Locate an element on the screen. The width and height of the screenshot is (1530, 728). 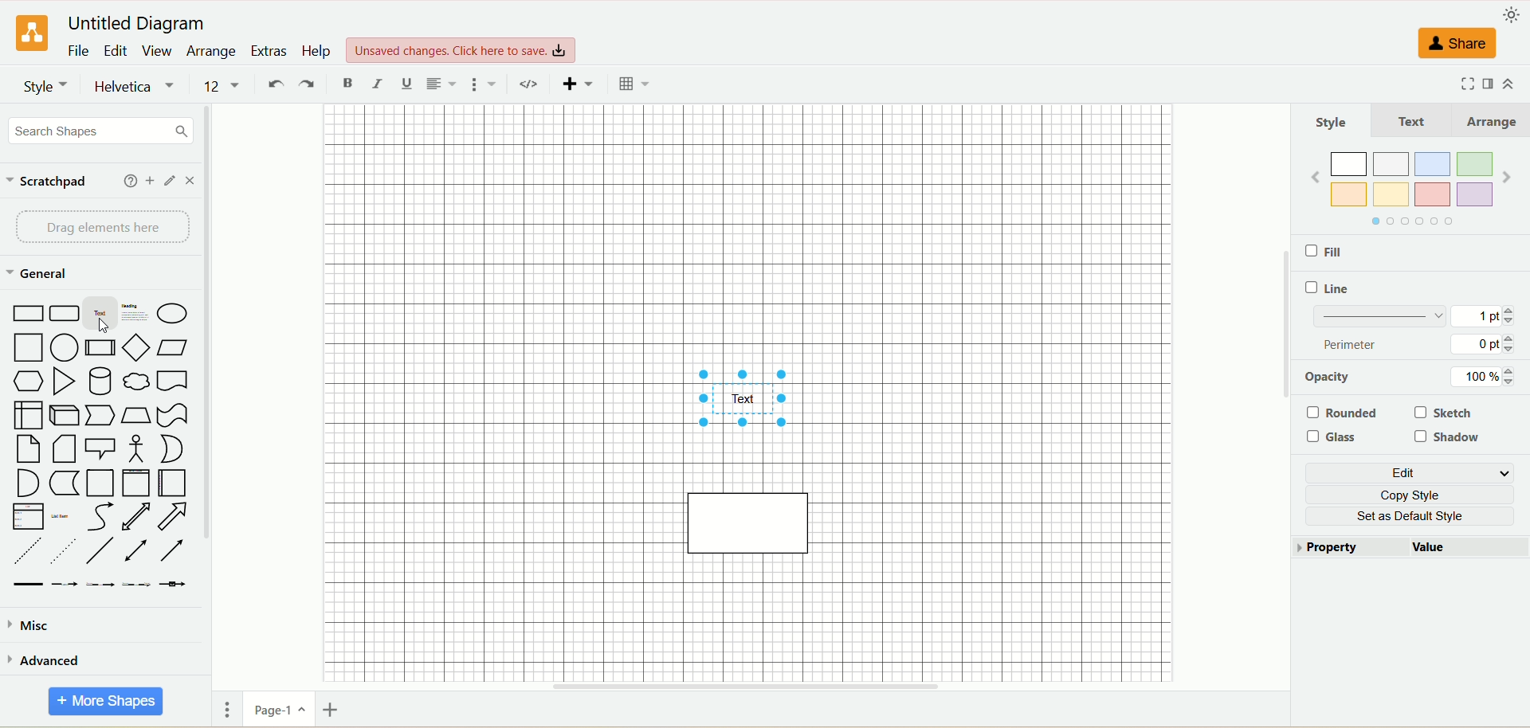
rounded is located at coordinates (1347, 411).